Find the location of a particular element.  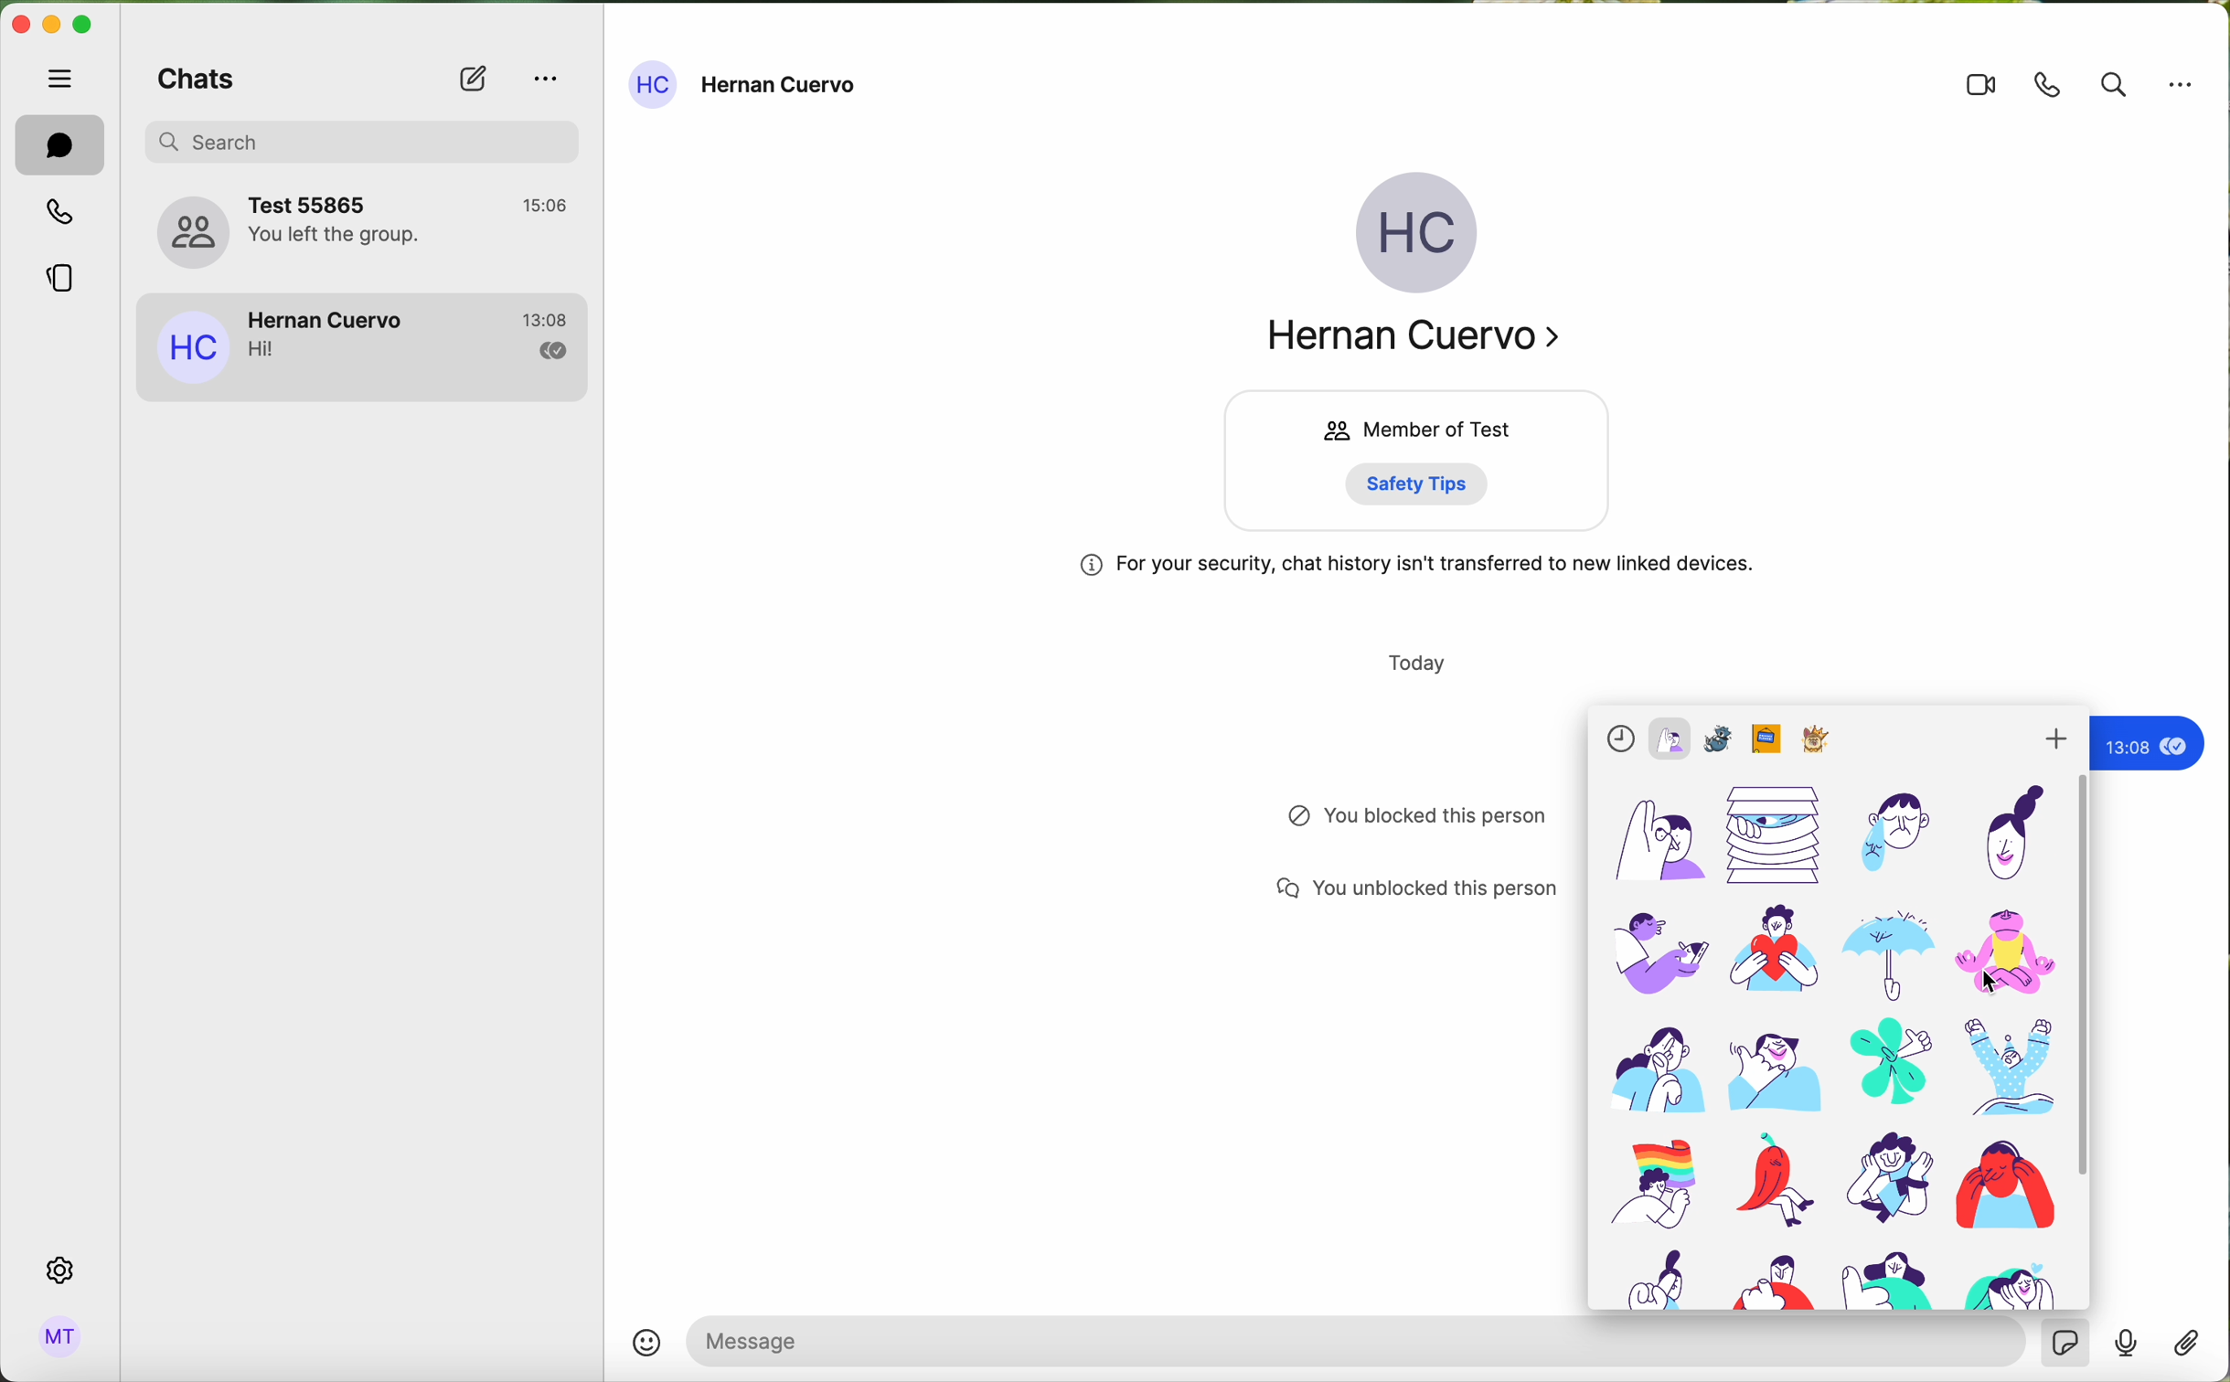

you un blocked this person is located at coordinates (1407, 890).